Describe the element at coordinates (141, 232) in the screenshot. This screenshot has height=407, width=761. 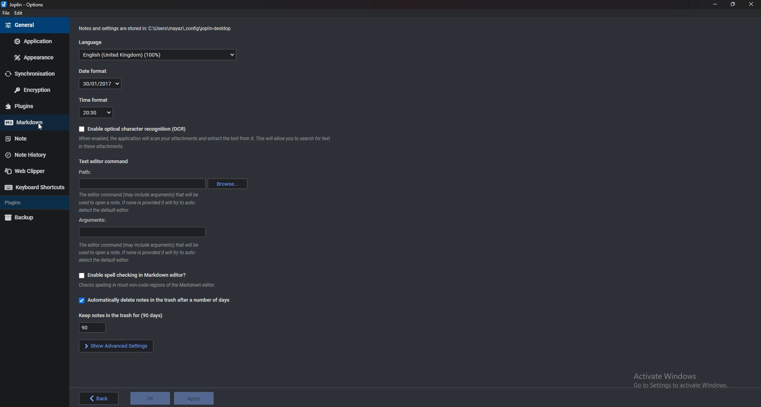
I see `Arguments` at that location.